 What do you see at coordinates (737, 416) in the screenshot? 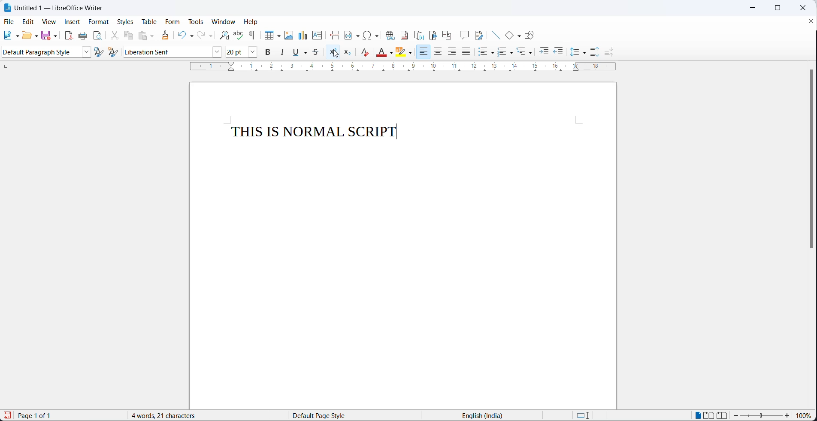
I see `zoom increase` at bounding box center [737, 416].